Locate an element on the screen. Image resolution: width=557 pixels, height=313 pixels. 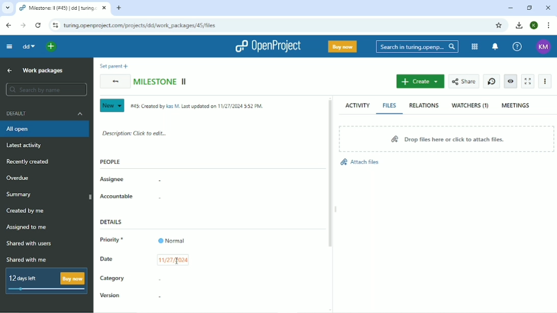
Search is located at coordinates (417, 47).